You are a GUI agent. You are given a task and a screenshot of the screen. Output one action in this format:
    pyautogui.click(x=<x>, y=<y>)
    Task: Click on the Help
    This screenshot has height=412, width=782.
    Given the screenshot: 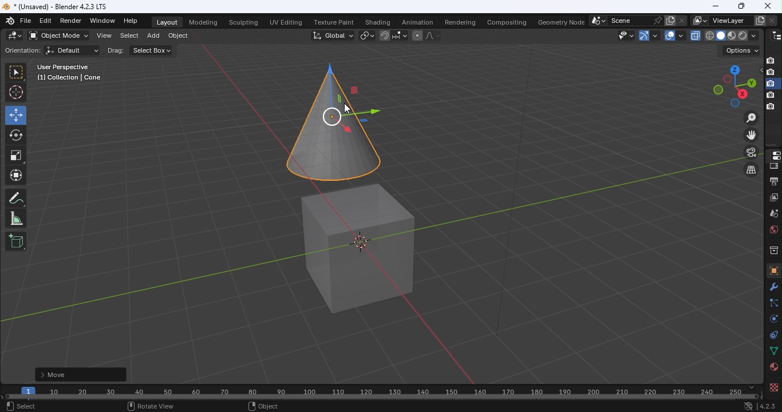 What is the action you would take?
    pyautogui.click(x=132, y=21)
    